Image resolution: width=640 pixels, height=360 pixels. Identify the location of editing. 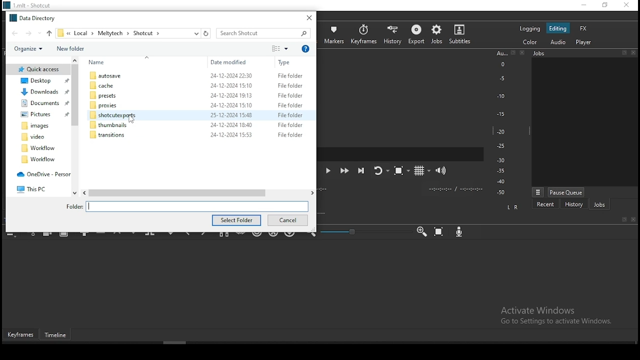
(559, 28).